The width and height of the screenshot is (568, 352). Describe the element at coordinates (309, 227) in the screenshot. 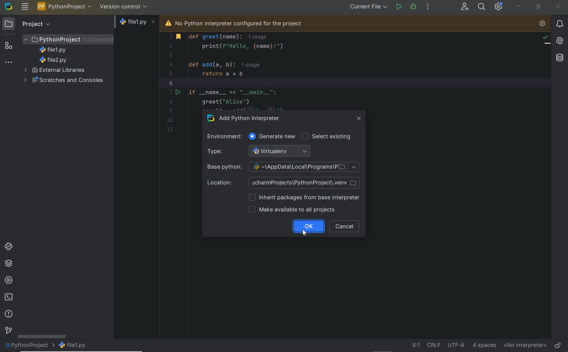

I see `Ok` at that location.